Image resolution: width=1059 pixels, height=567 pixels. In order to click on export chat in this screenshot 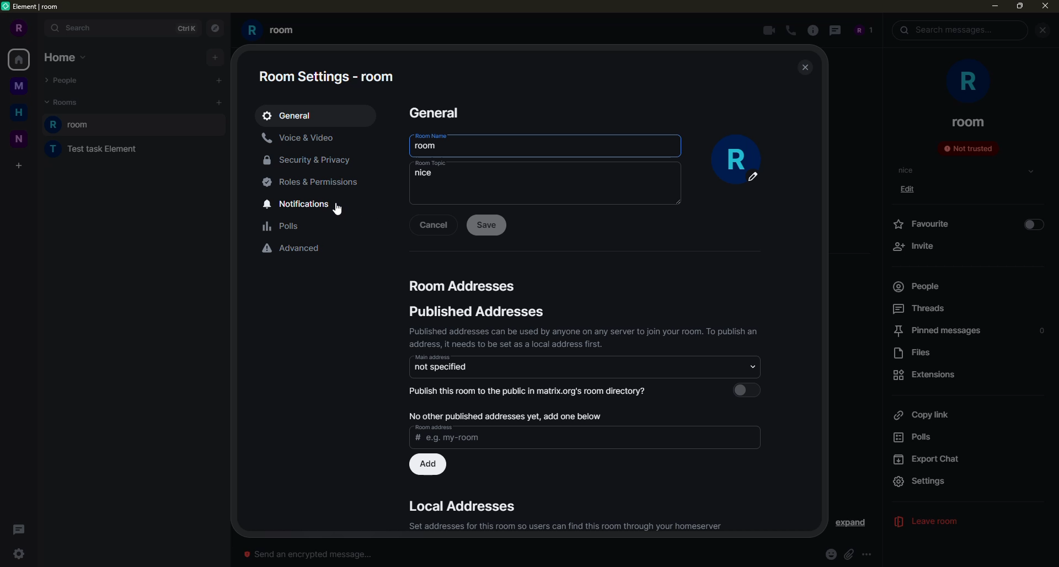, I will do `click(929, 460)`.